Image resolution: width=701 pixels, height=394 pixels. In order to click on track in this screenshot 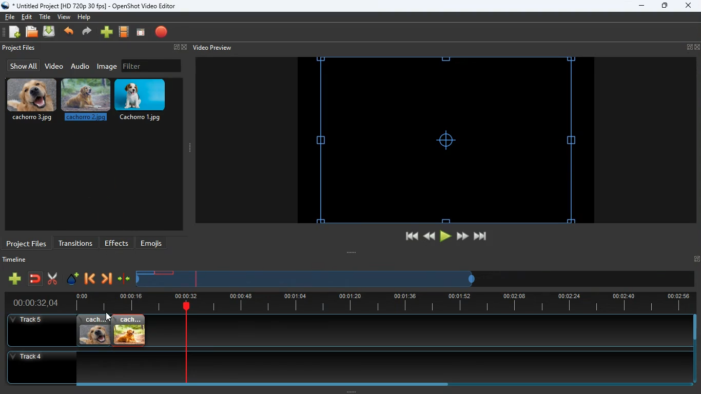, I will do `click(406, 330)`.